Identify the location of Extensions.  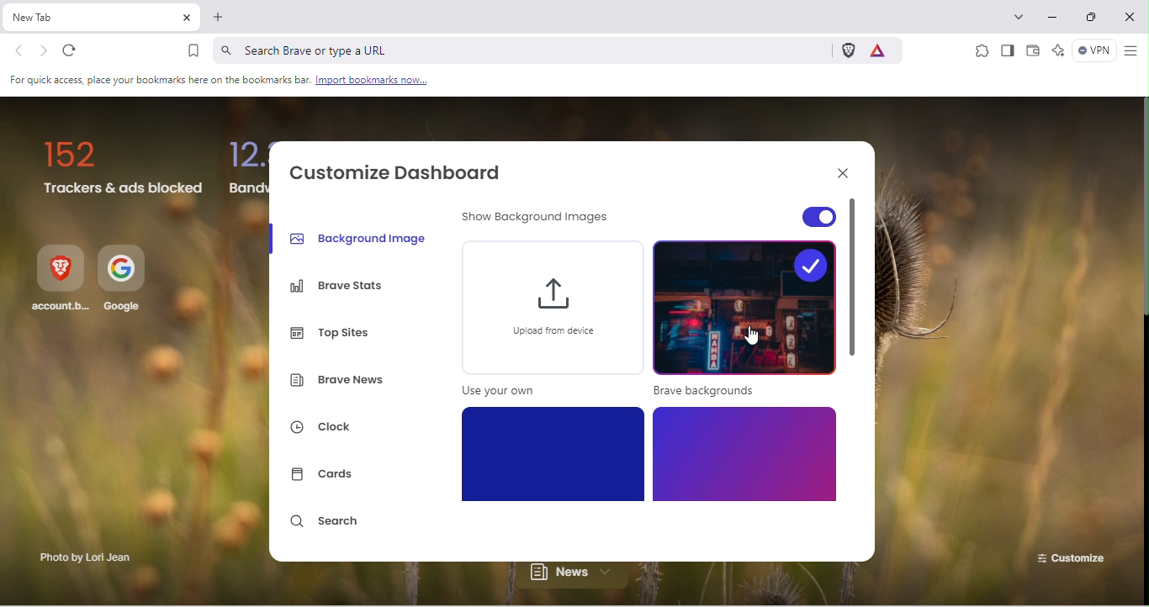
(981, 50).